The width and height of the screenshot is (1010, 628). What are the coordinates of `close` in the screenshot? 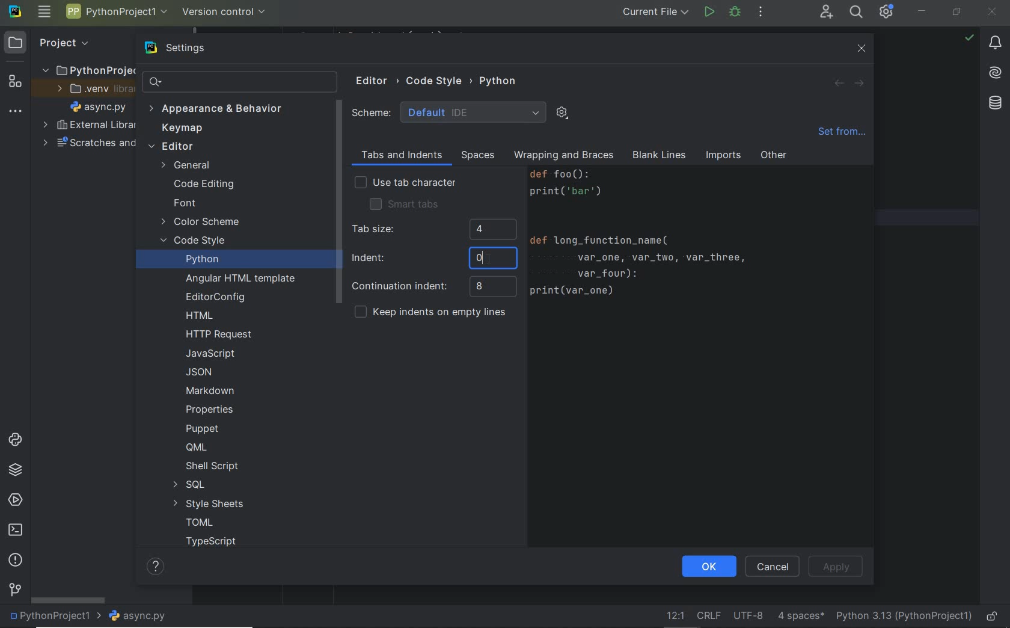 It's located at (994, 13).